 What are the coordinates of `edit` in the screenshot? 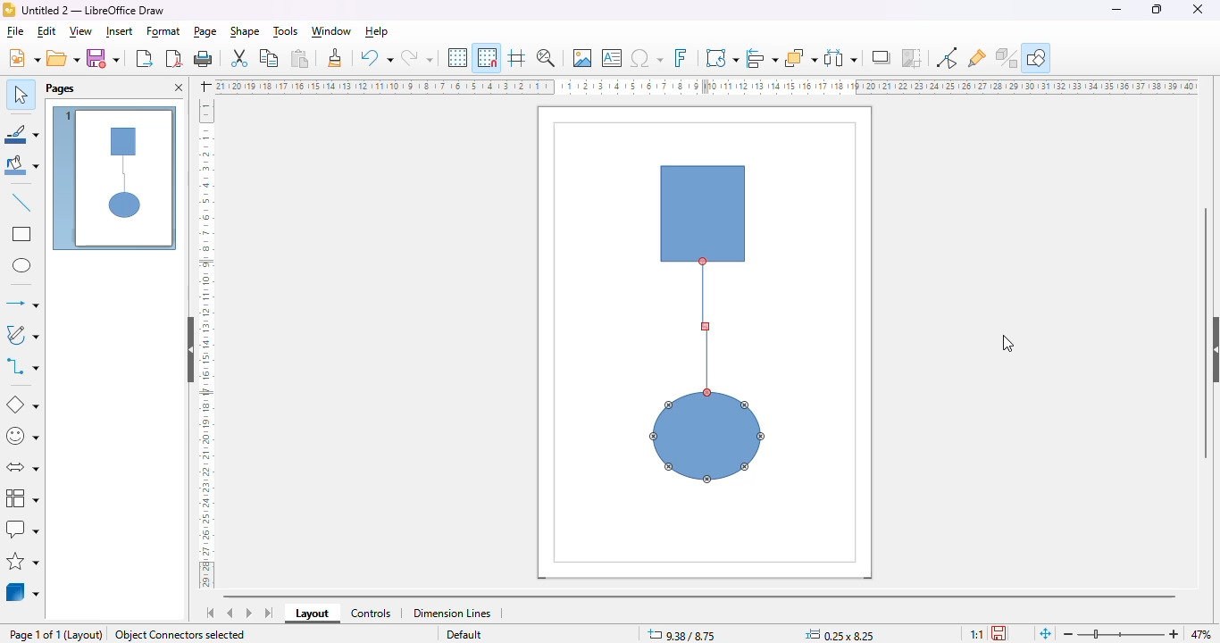 It's located at (47, 32).